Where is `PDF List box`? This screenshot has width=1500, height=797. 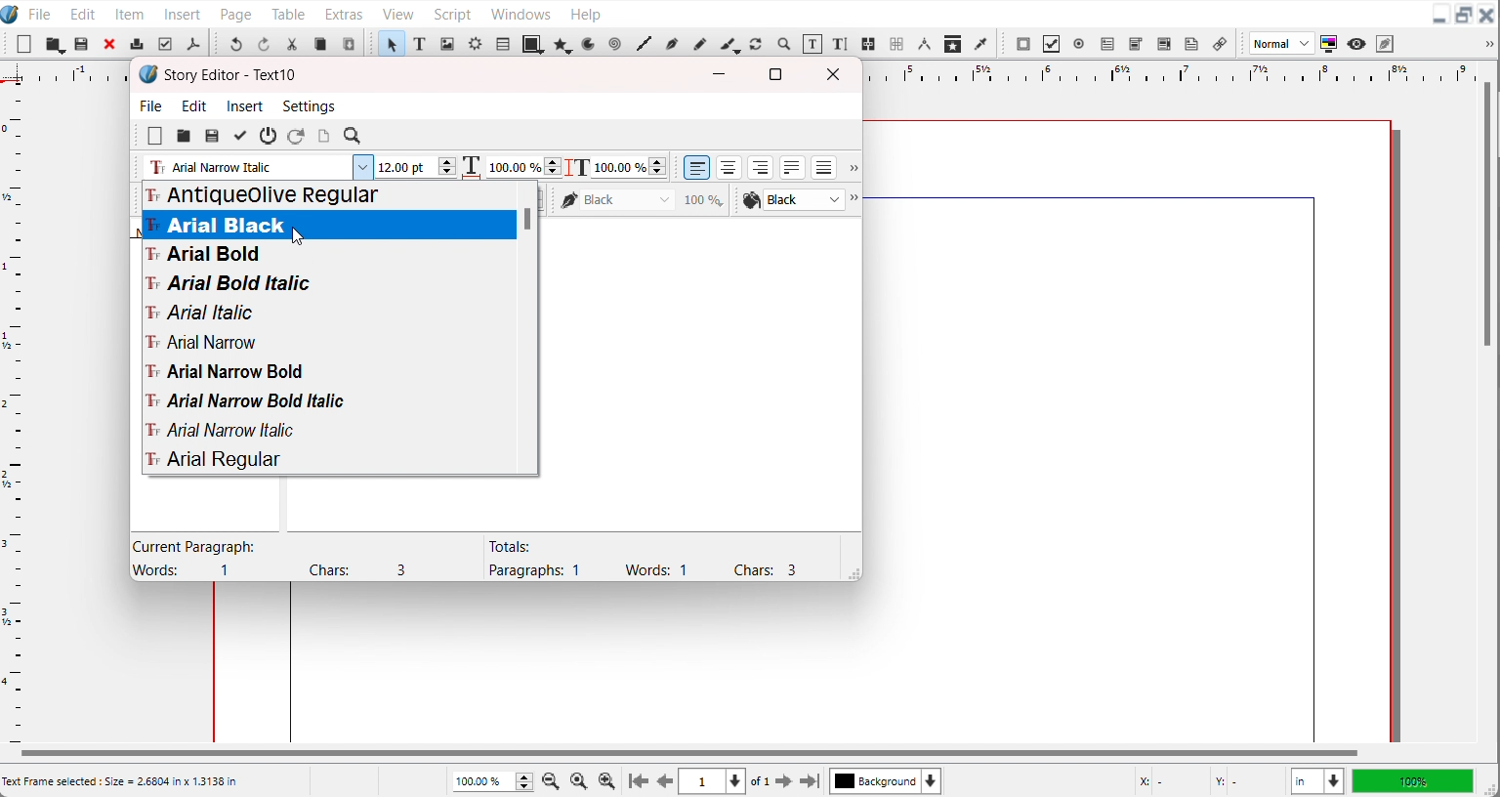 PDF List box is located at coordinates (1165, 44).